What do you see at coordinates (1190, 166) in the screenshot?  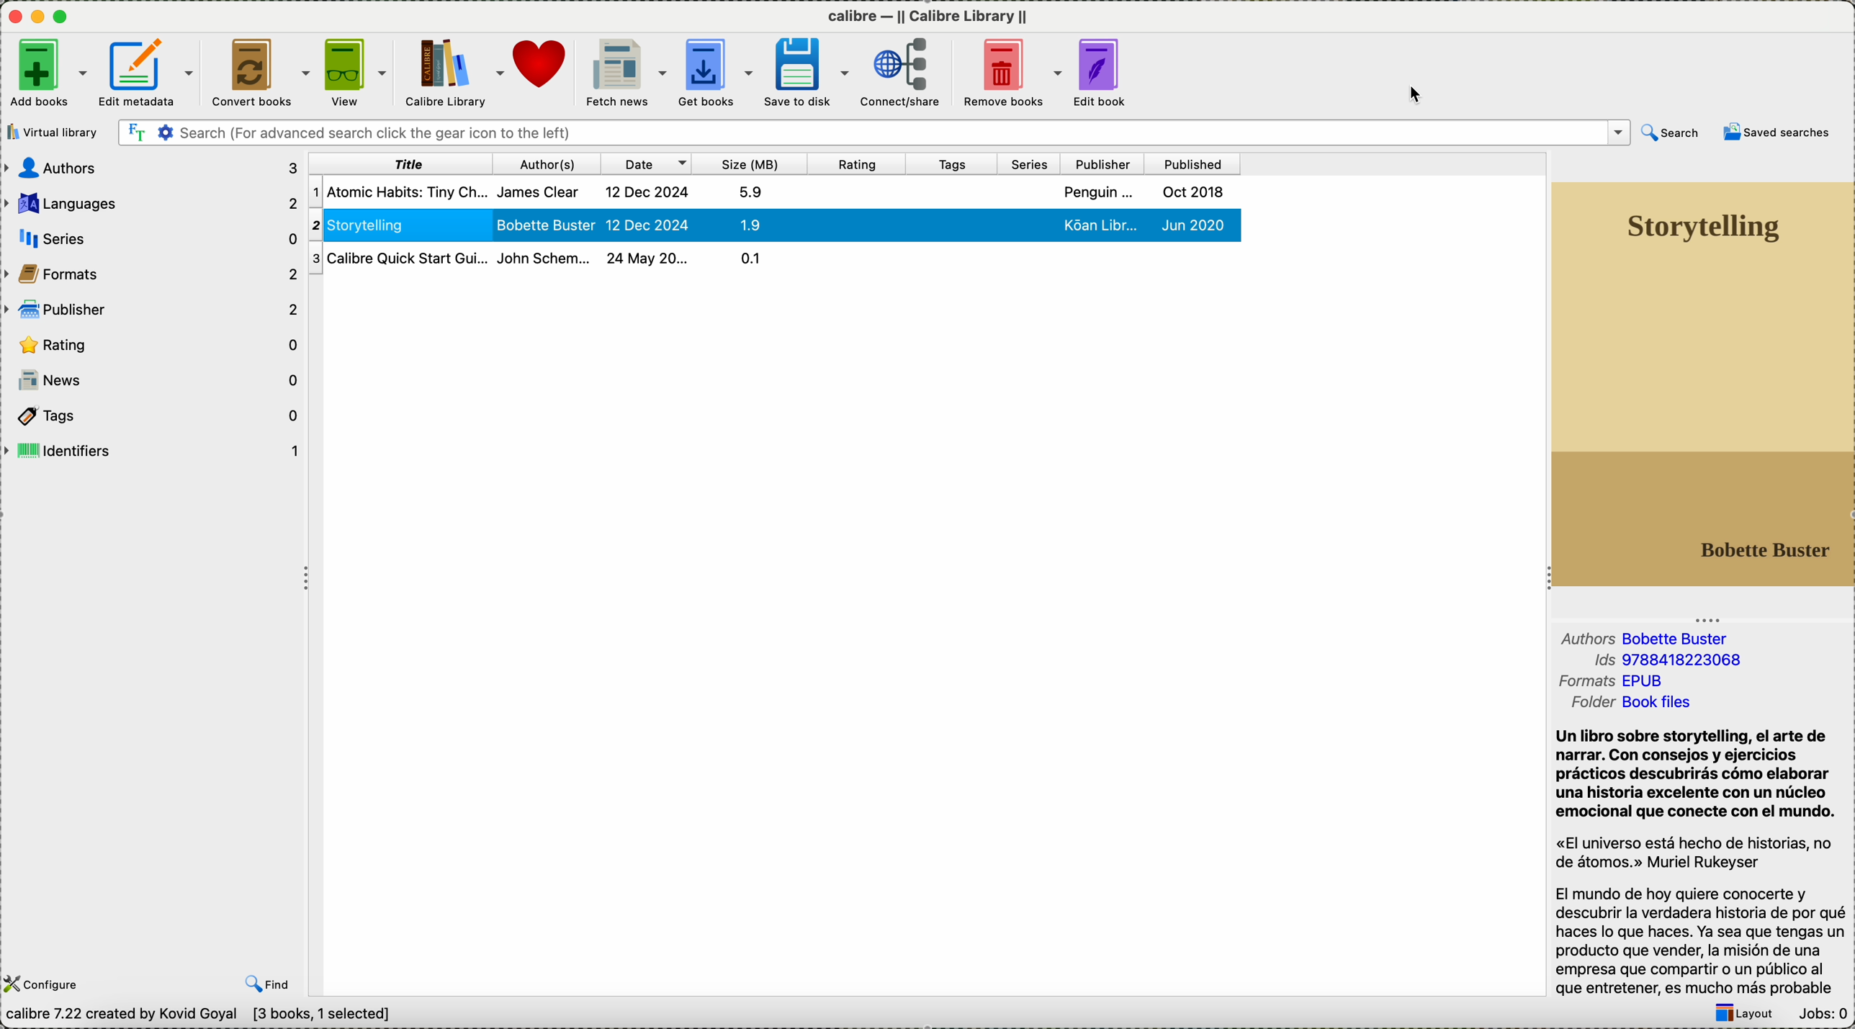 I see `published` at bounding box center [1190, 166].